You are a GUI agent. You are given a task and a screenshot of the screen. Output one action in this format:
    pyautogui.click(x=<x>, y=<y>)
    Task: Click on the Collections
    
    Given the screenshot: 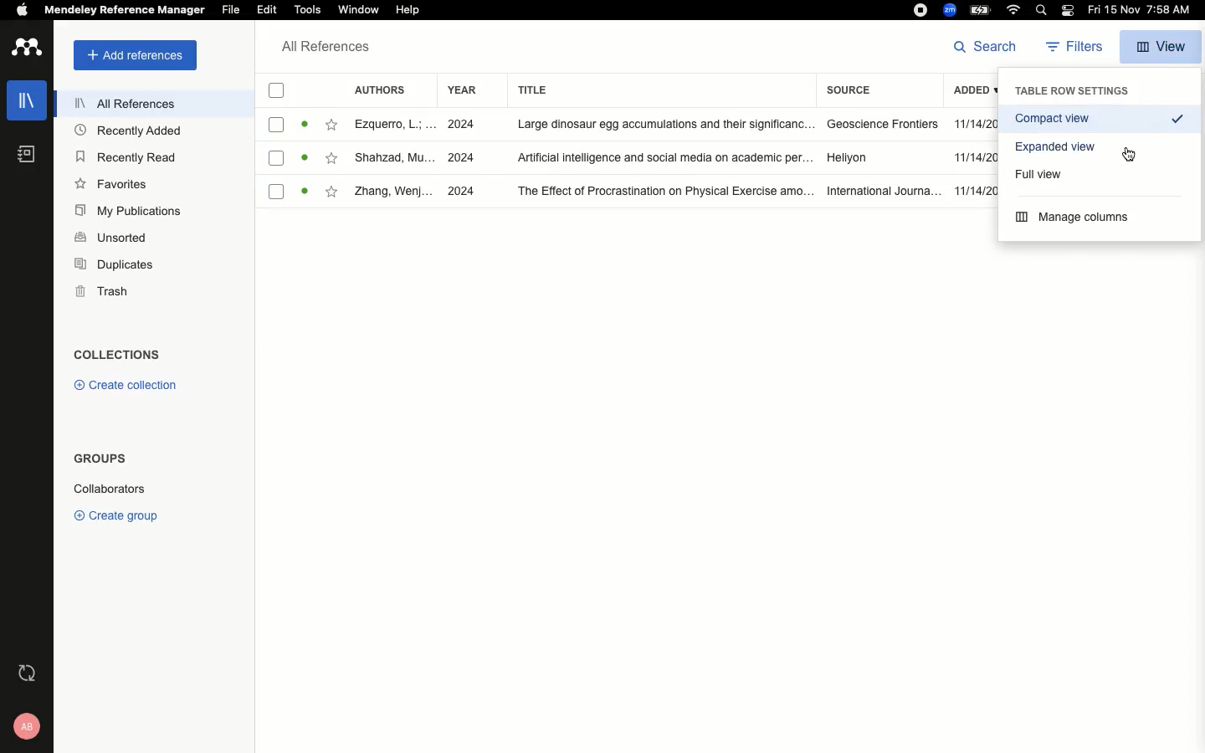 What is the action you would take?
    pyautogui.click(x=116, y=354)
    